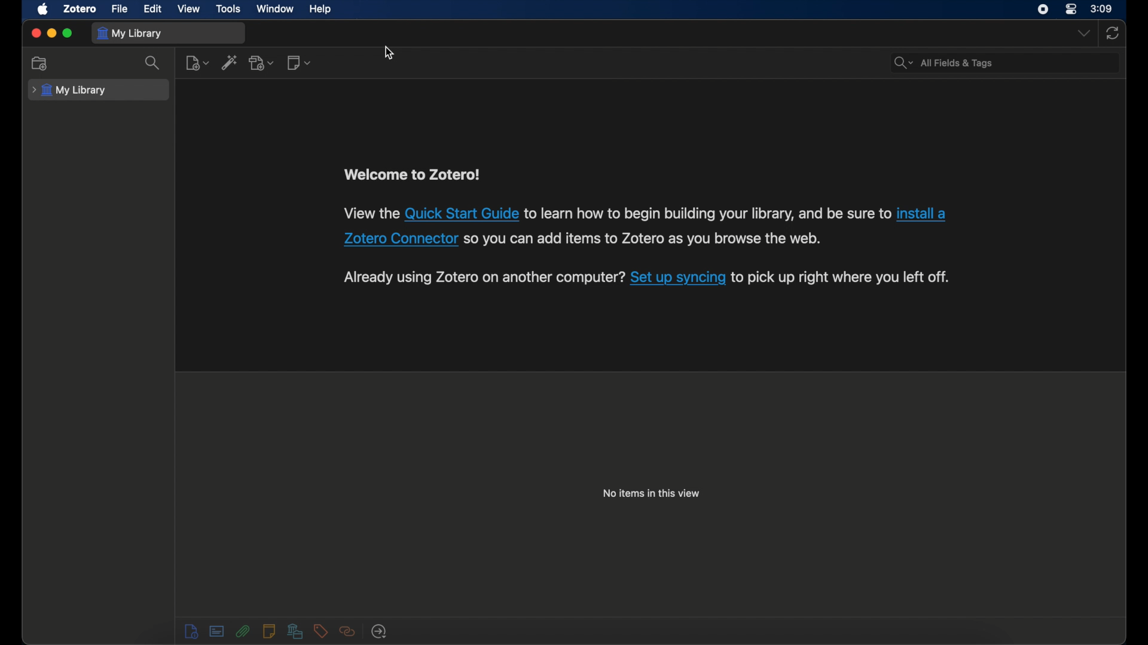 The height and width of the screenshot is (645, 1148). Describe the element at coordinates (1083, 33) in the screenshot. I see `dropdown` at that location.